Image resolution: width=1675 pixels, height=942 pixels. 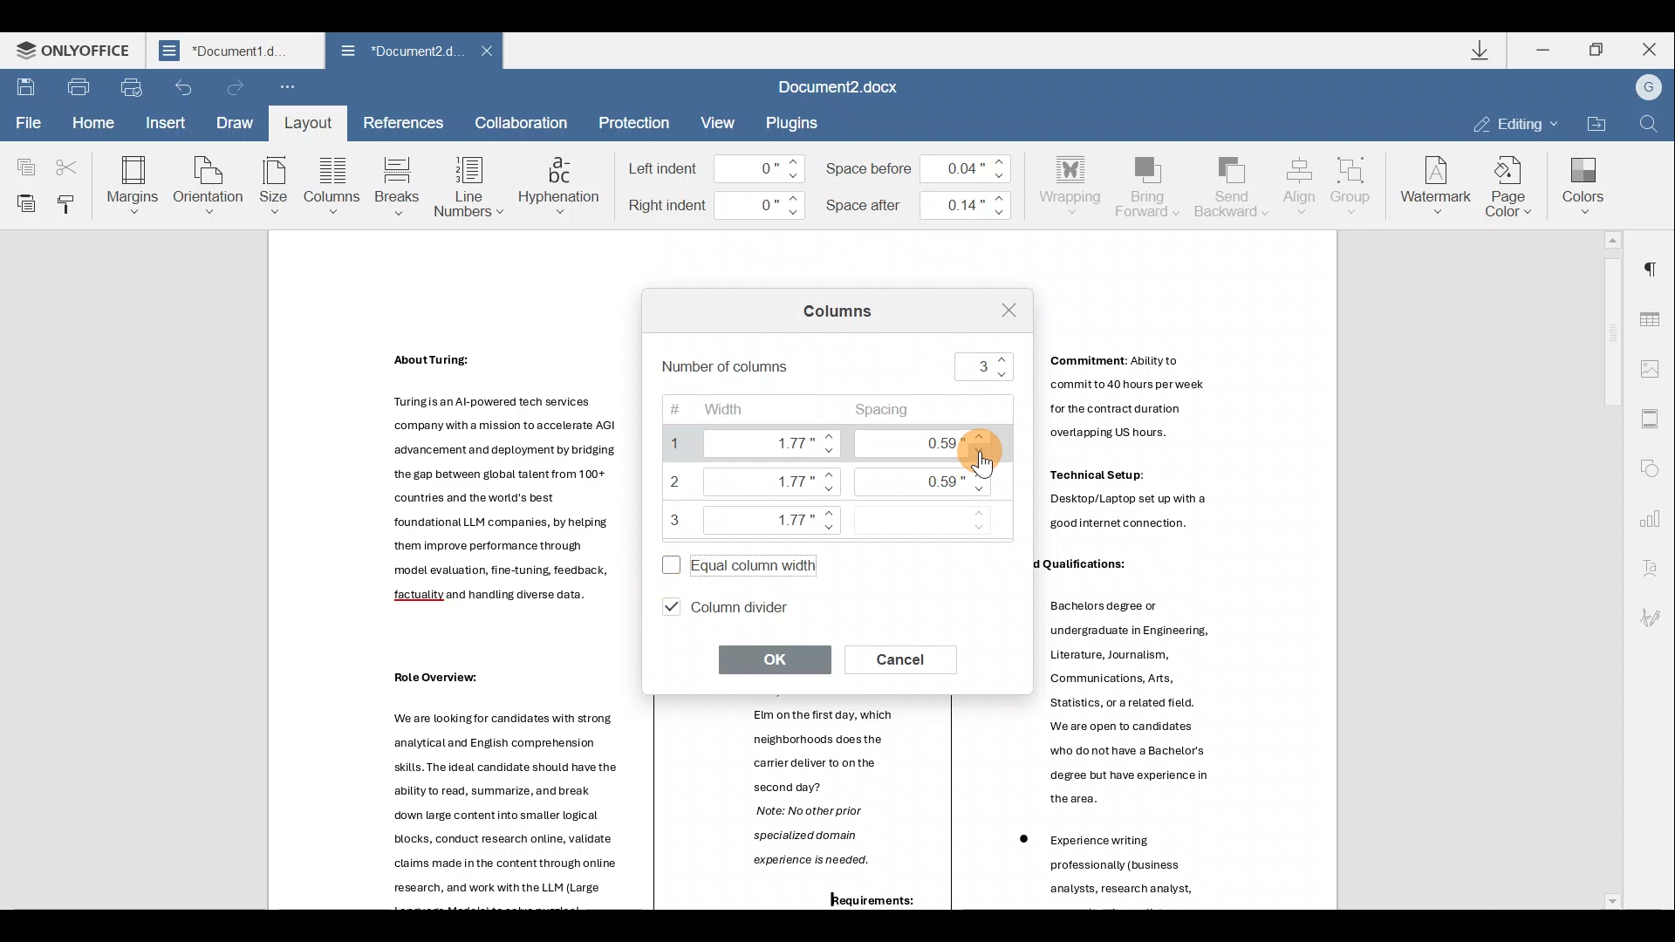 What do you see at coordinates (405, 122) in the screenshot?
I see `References` at bounding box center [405, 122].